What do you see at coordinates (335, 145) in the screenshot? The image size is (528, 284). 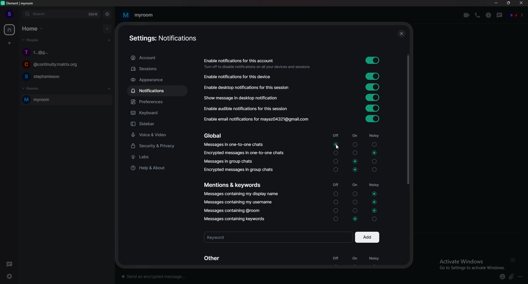 I see `cursor` at bounding box center [335, 145].